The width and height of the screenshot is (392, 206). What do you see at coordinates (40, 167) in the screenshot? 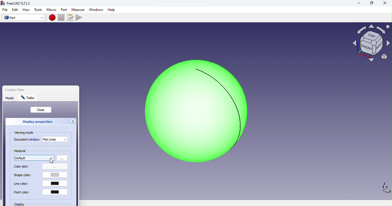
I see `Color plot` at bounding box center [40, 167].